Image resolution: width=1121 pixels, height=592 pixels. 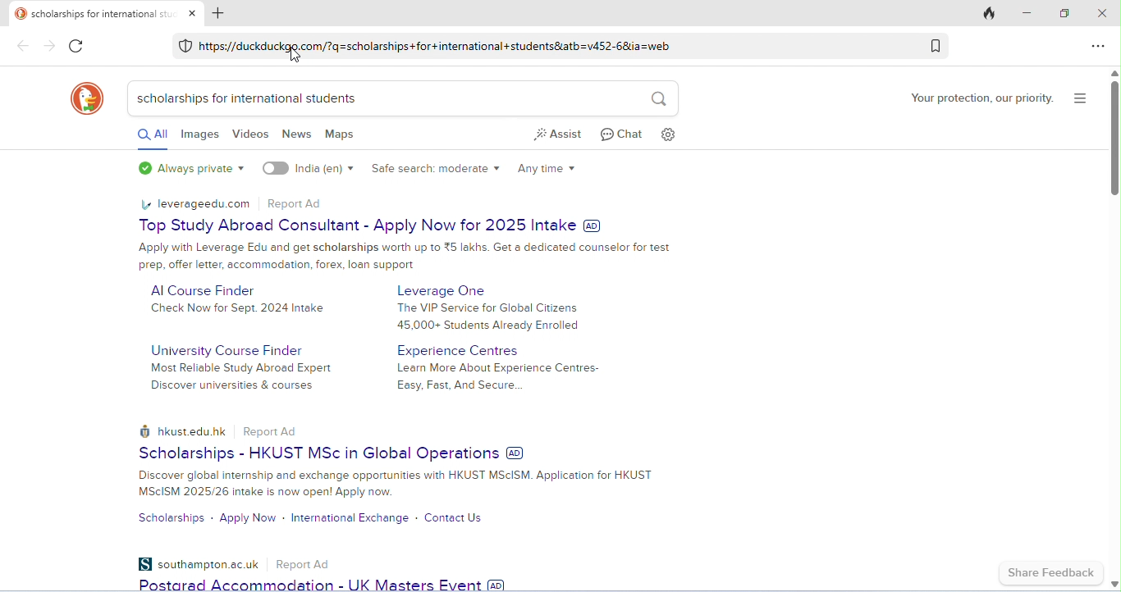 I want to click on safe search engine: moderate, so click(x=437, y=168).